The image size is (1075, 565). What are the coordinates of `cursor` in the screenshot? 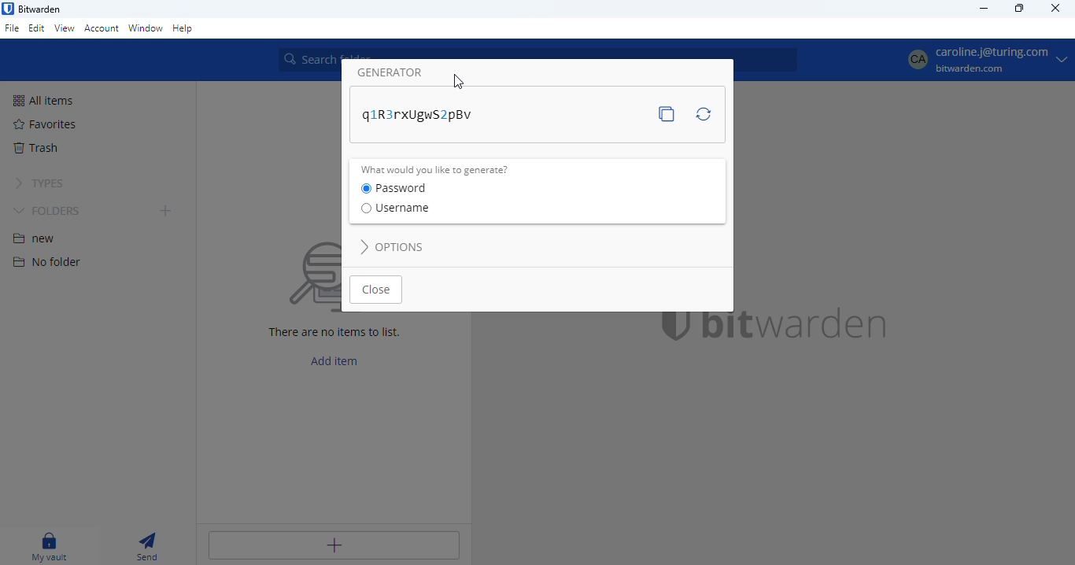 It's located at (459, 82).